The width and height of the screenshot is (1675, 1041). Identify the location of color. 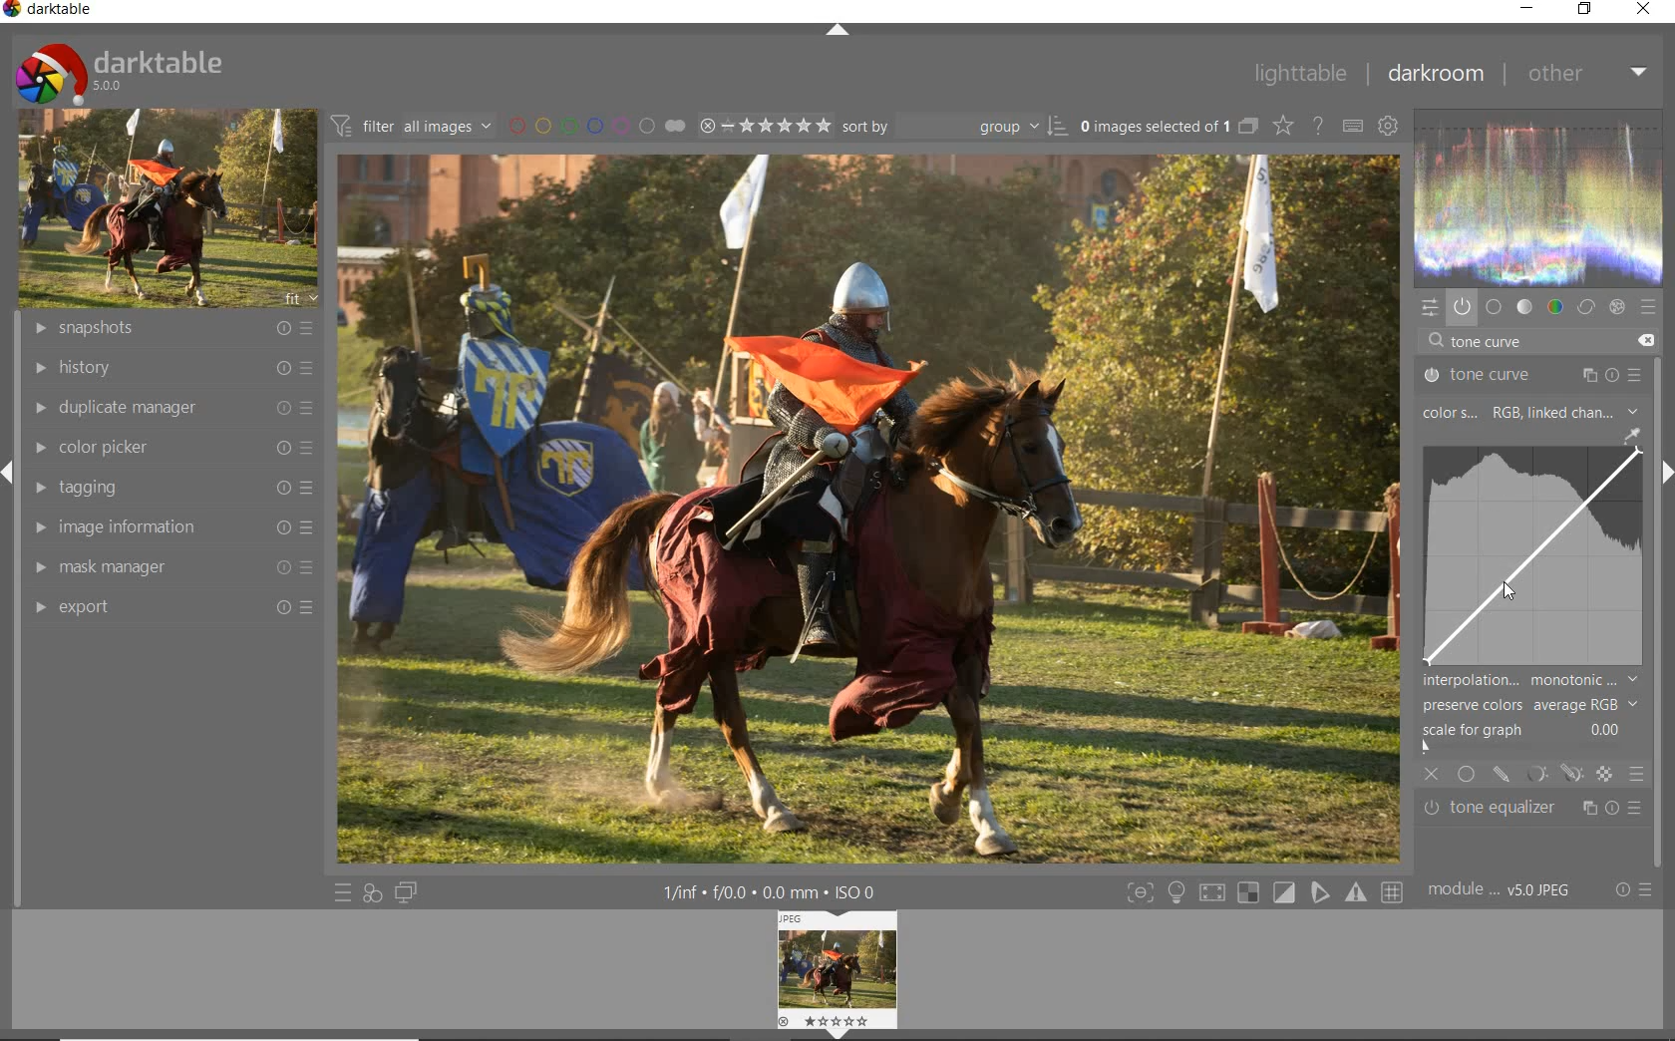
(1556, 307).